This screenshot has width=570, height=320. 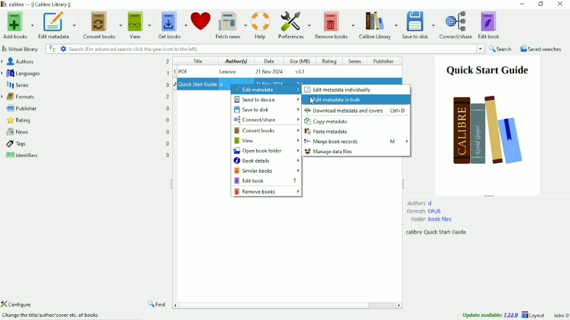 What do you see at coordinates (63, 48) in the screenshot?
I see `Advanced search` at bounding box center [63, 48].